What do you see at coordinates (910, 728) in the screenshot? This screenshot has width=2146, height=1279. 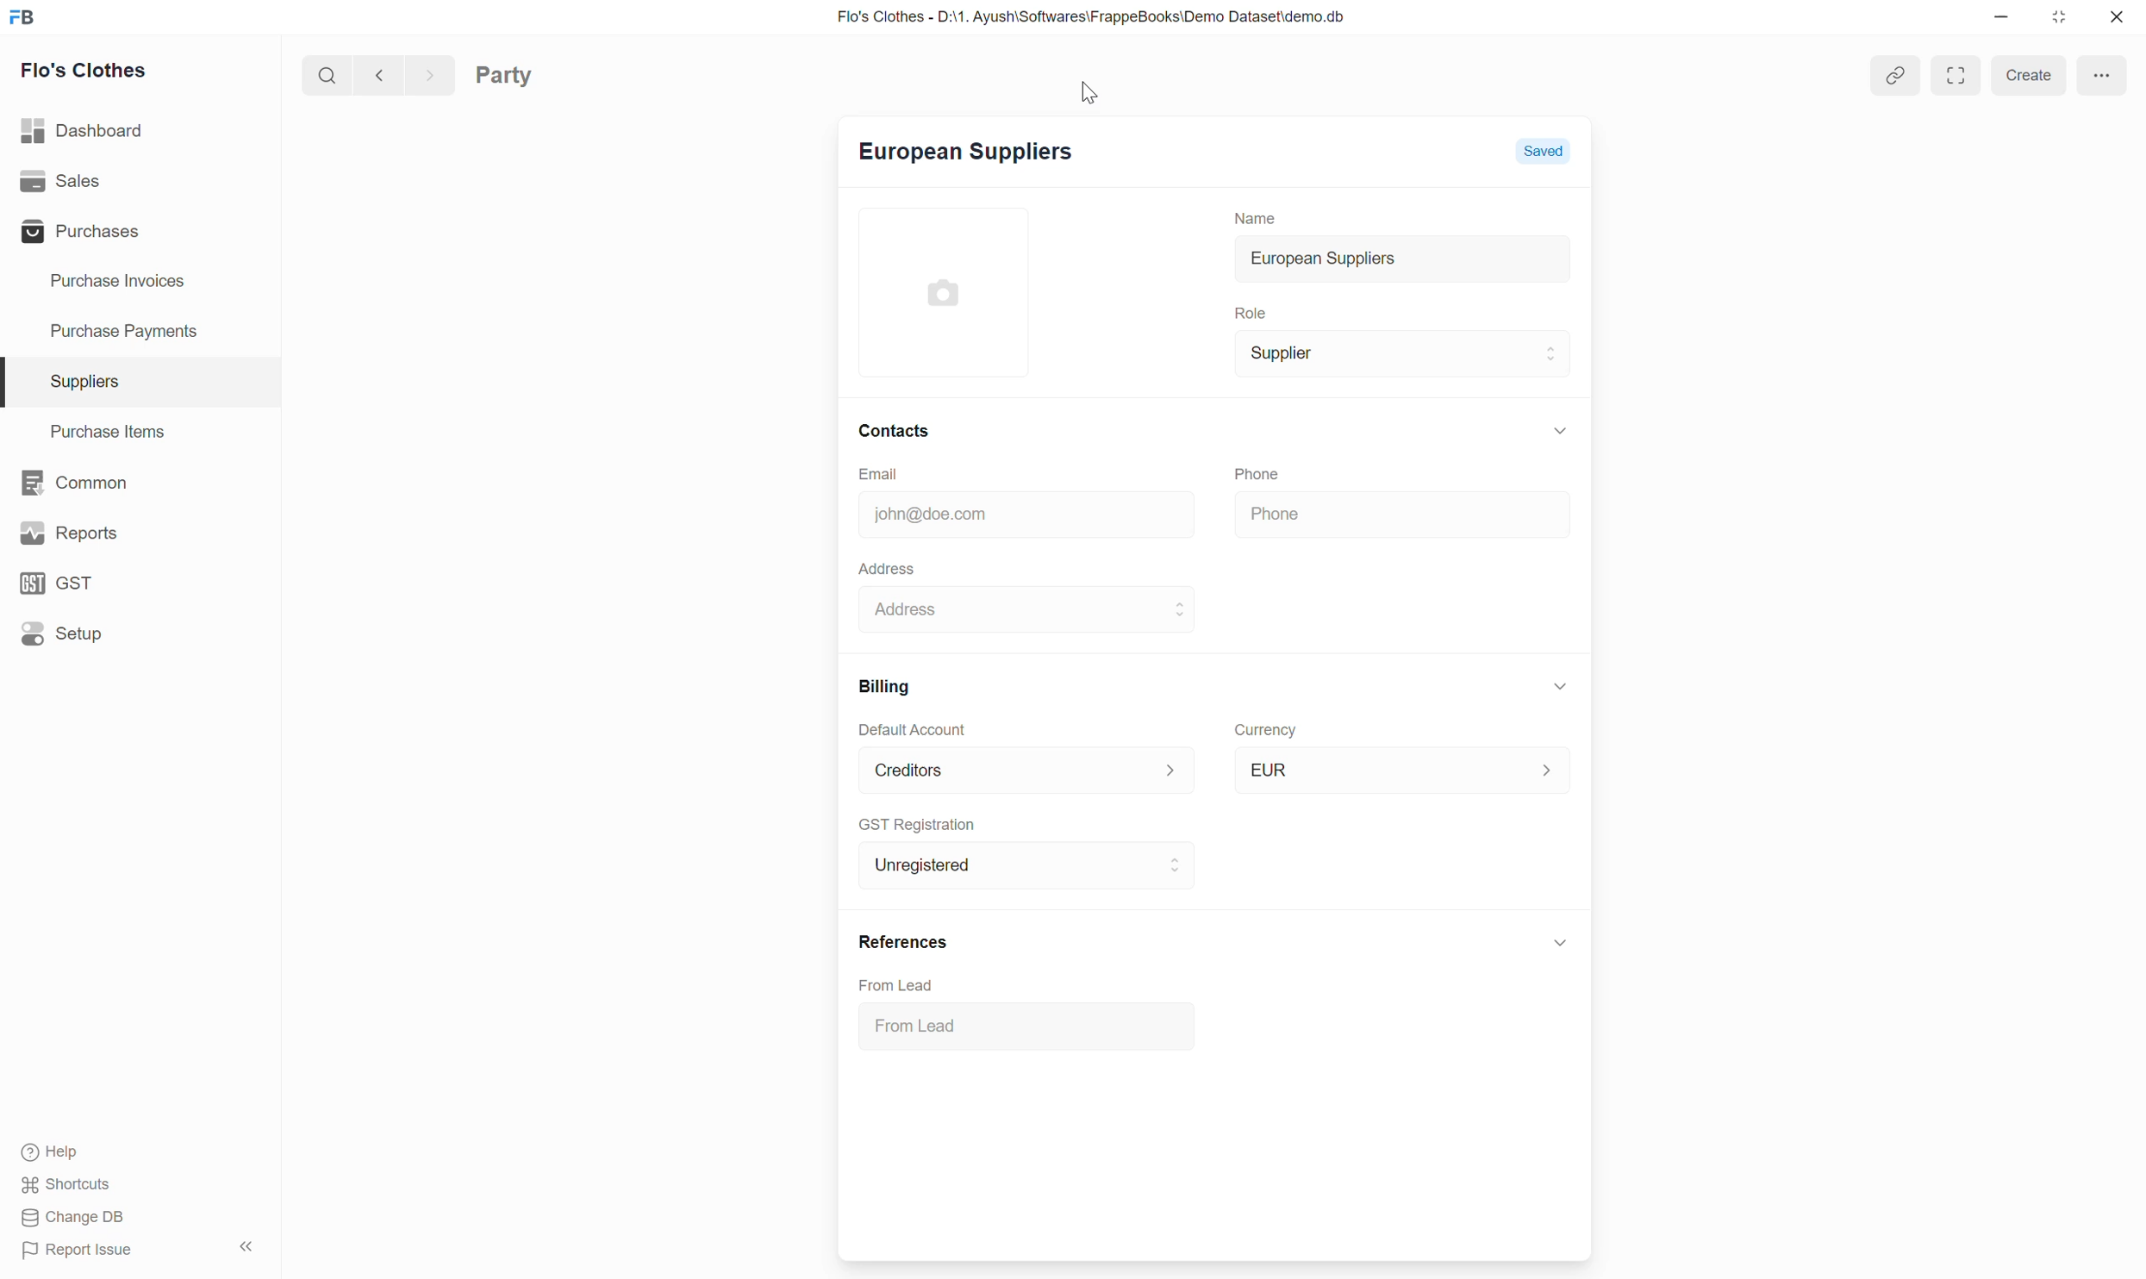 I see `Default Account` at bounding box center [910, 728].